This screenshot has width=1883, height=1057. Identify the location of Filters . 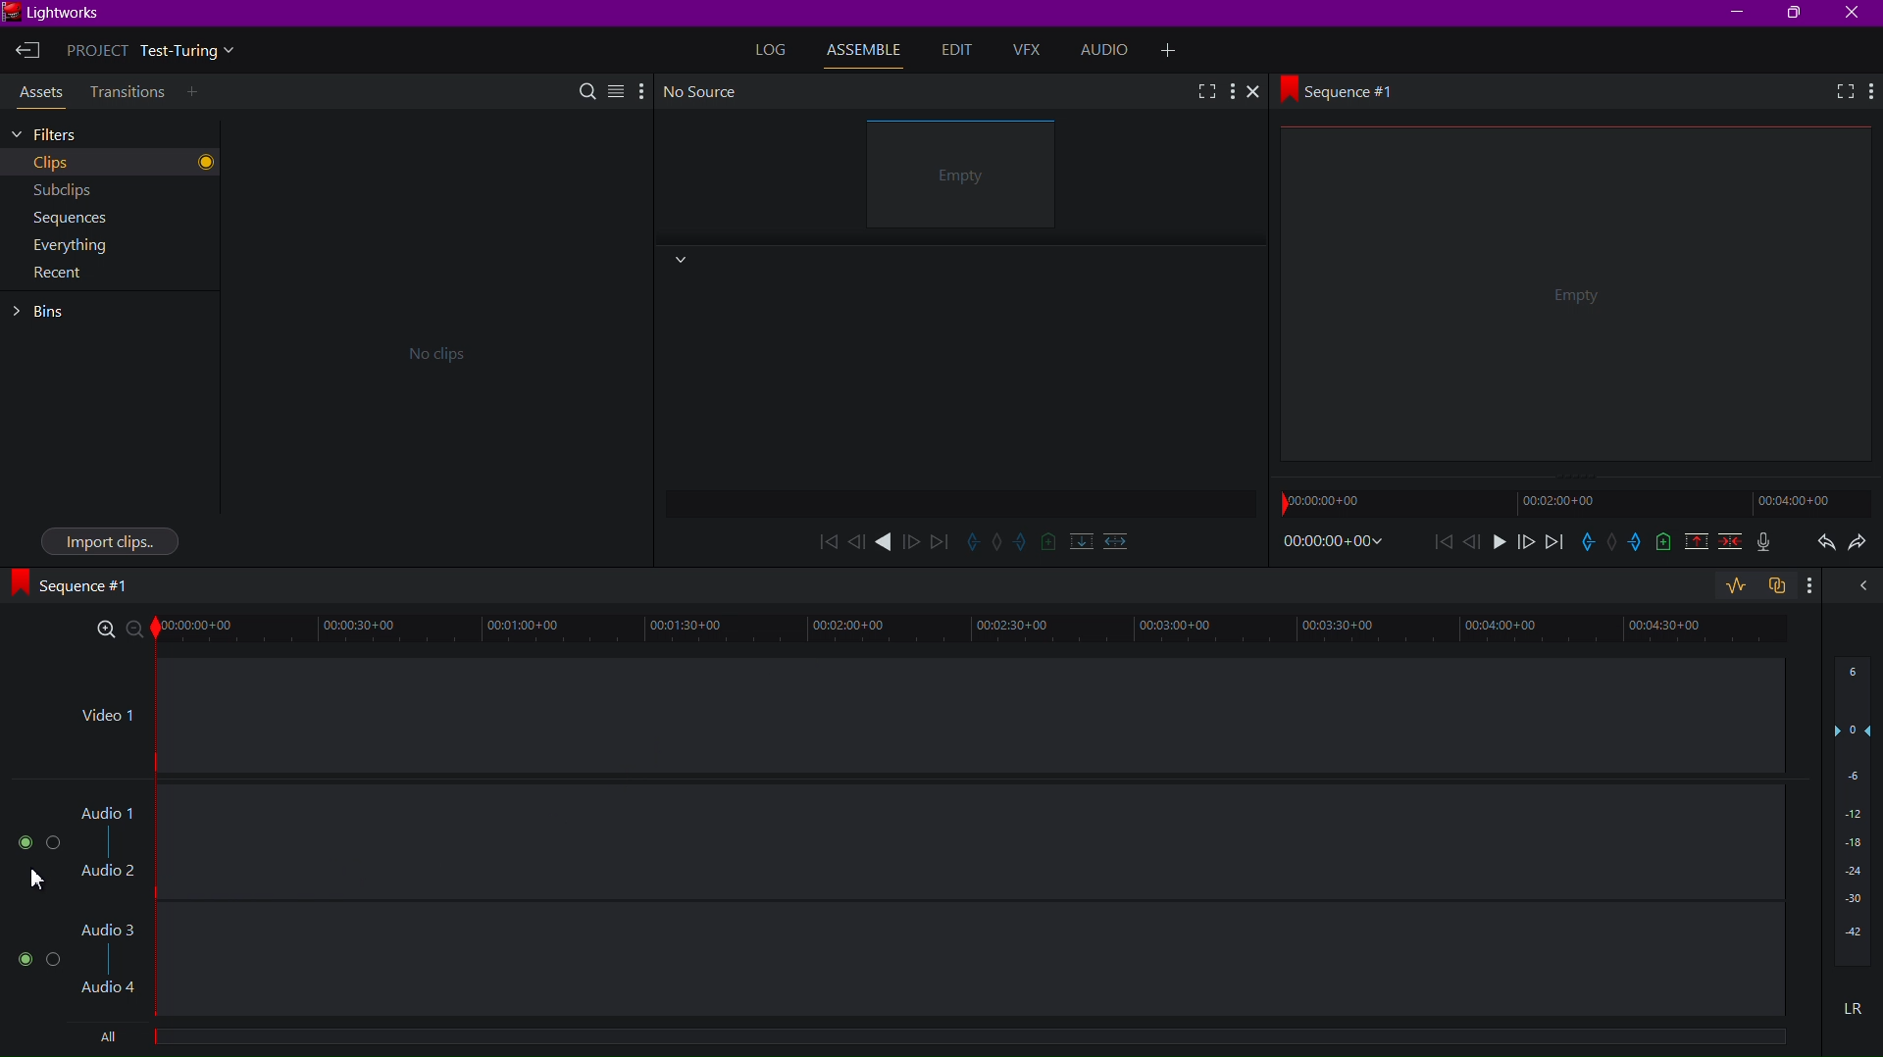
(108, 133).